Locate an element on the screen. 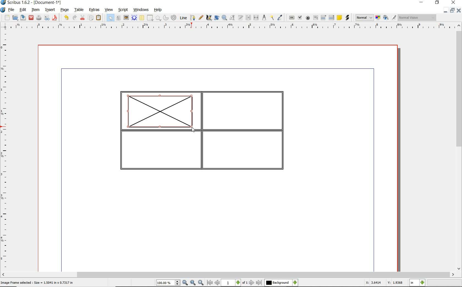 The height and width of the screenshot is (287, 462). select is located at coordinates (111, 19).